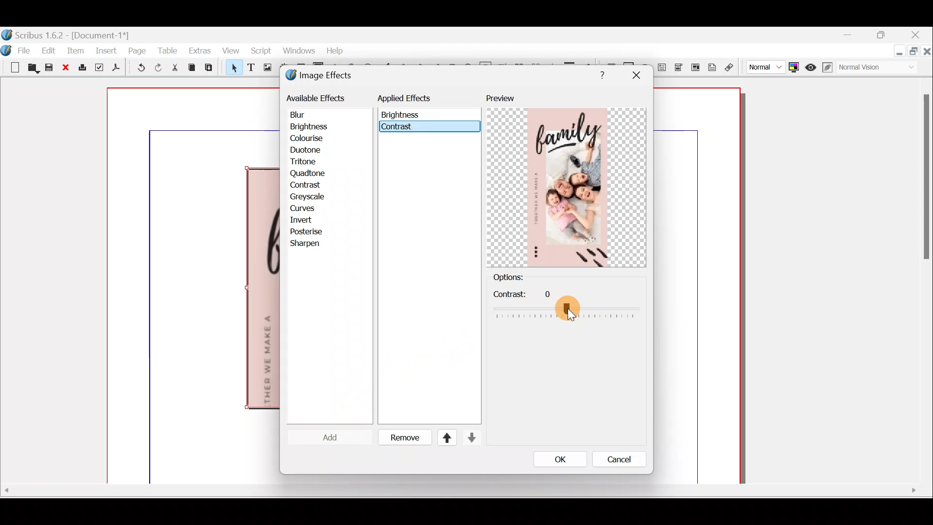 This screenshot has width=933, height=525. I want to click on Item, so click(76, 50).